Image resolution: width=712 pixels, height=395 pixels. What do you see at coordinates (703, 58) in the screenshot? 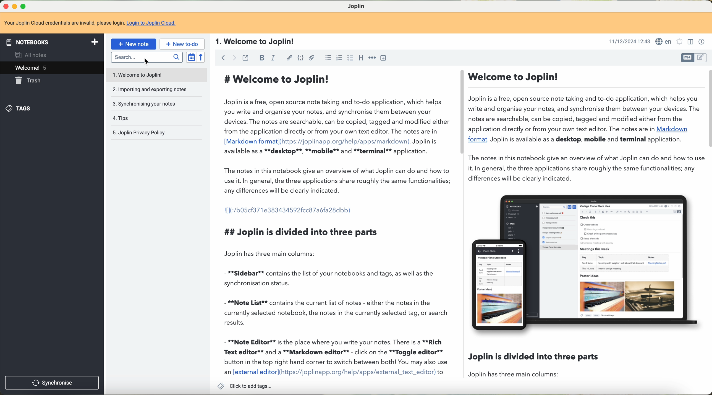
I see `toggle editors` at bounding box center [703, 58].